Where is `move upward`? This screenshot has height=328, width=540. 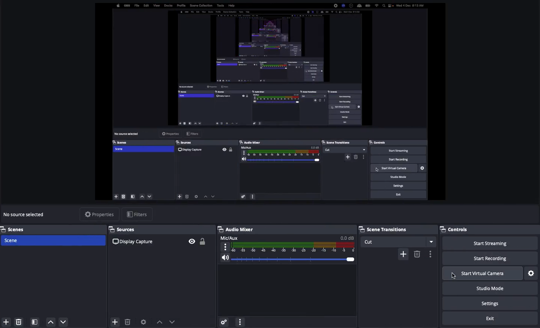 move upward is located at coordinates (158, 321).